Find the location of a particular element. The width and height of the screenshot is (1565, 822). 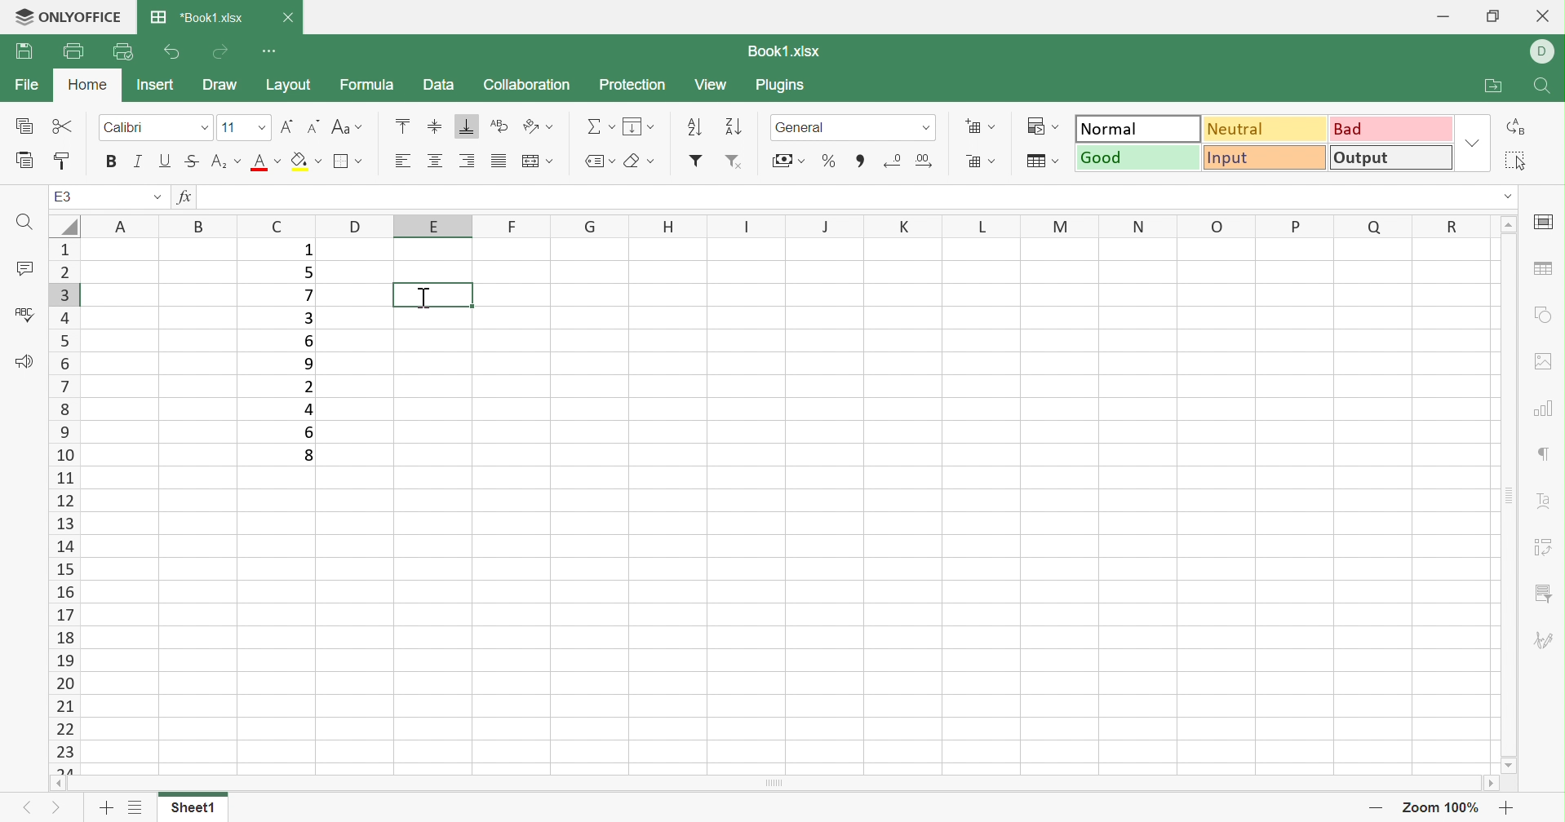

Slicer settings is located at coordinates (1541, 594).